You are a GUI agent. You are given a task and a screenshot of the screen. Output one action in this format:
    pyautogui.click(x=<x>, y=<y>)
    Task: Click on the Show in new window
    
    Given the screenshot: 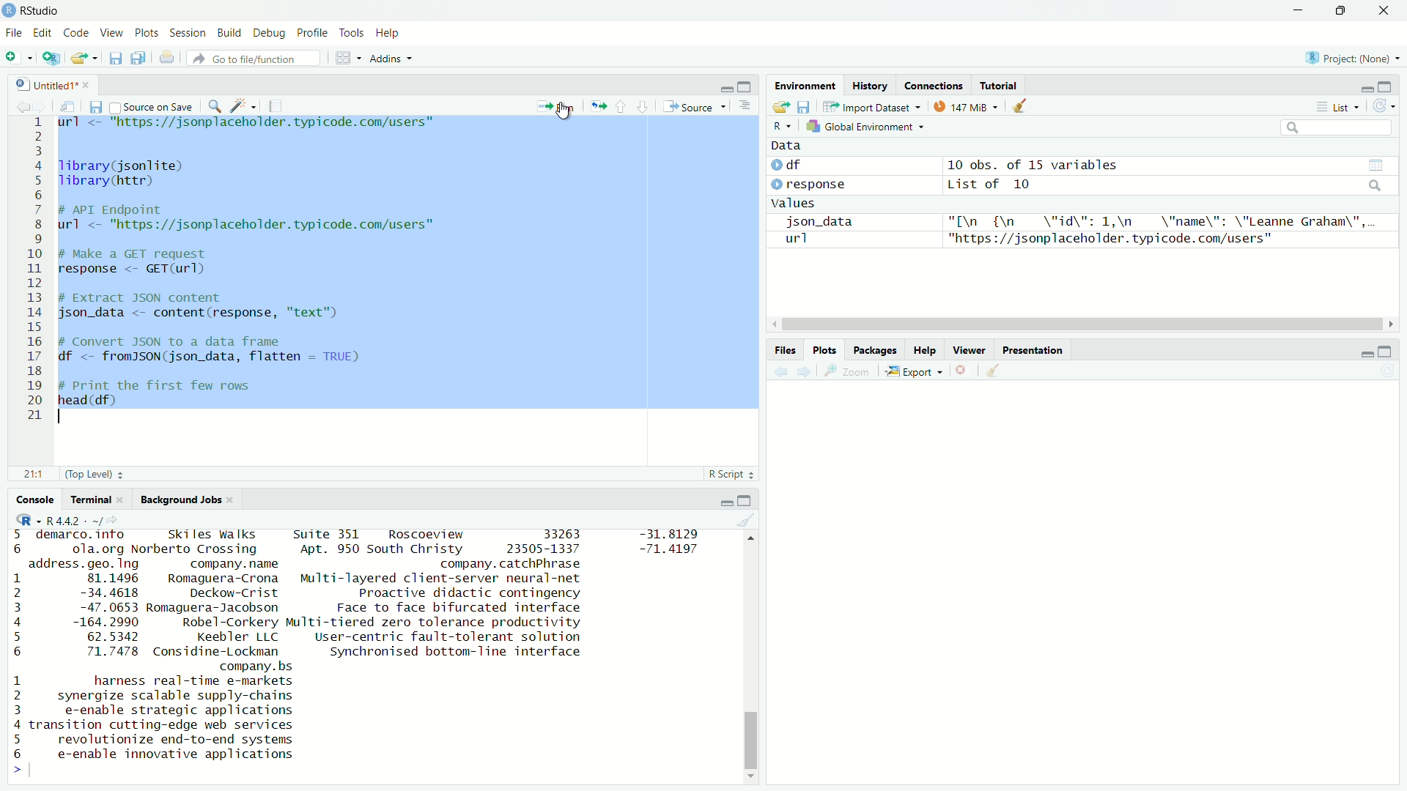 What is the action you would take?
    pyautogui.click(x=66, y=108)
    